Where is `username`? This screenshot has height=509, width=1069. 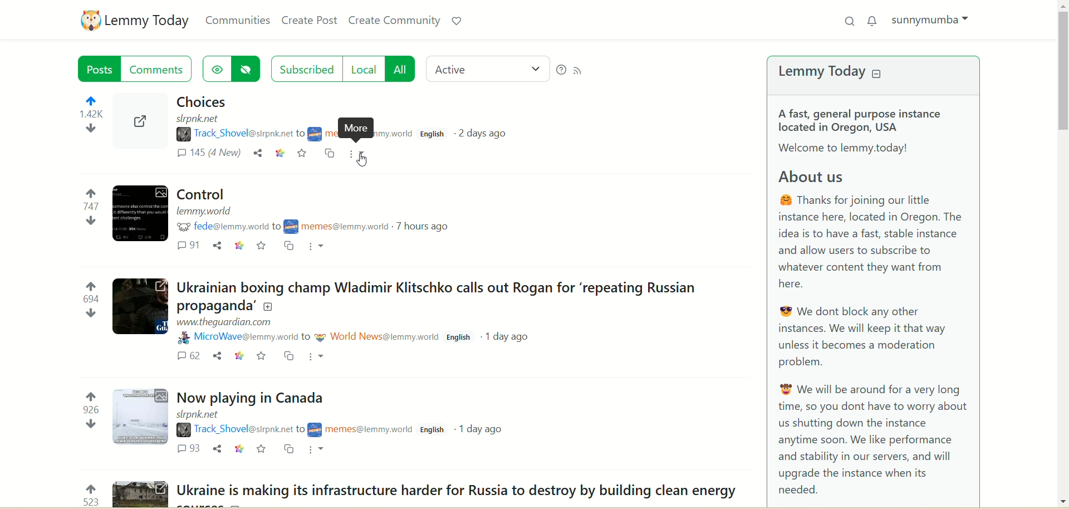 username is located at coordinates (242, 337).